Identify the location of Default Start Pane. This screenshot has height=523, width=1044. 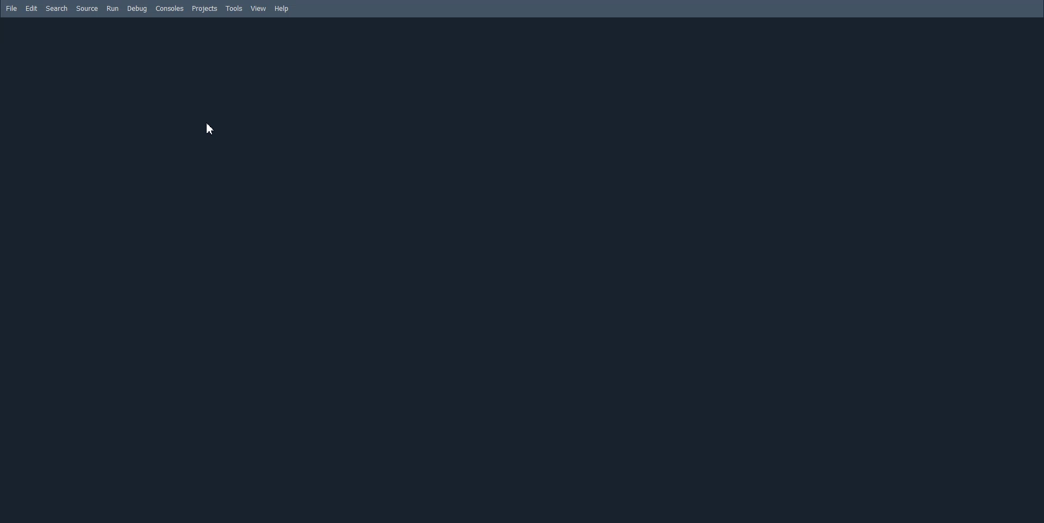
(521, 270).